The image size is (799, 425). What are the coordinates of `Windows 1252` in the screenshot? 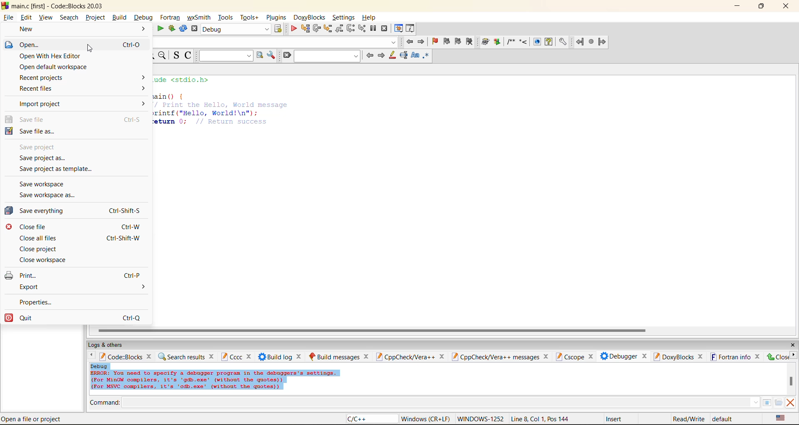 It's located at (481, 419).